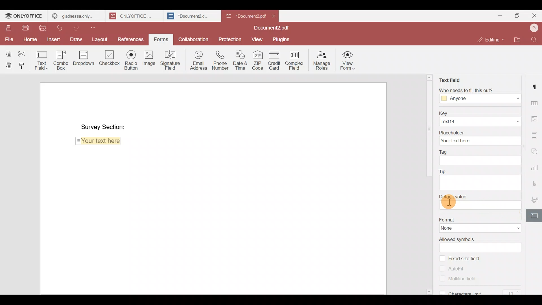  I want to click on Text14, so click(479, 121).